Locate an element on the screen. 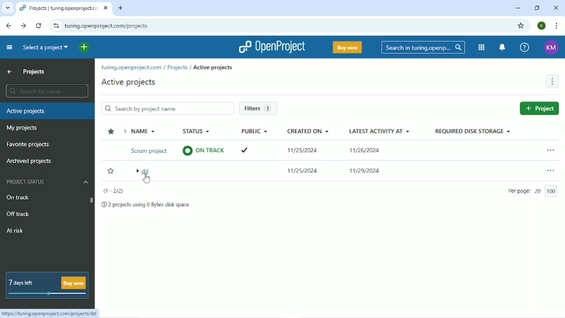 Image resolution: width=565 pixels, height=318 pixels. Search by name is located at coordinates (47, 91).